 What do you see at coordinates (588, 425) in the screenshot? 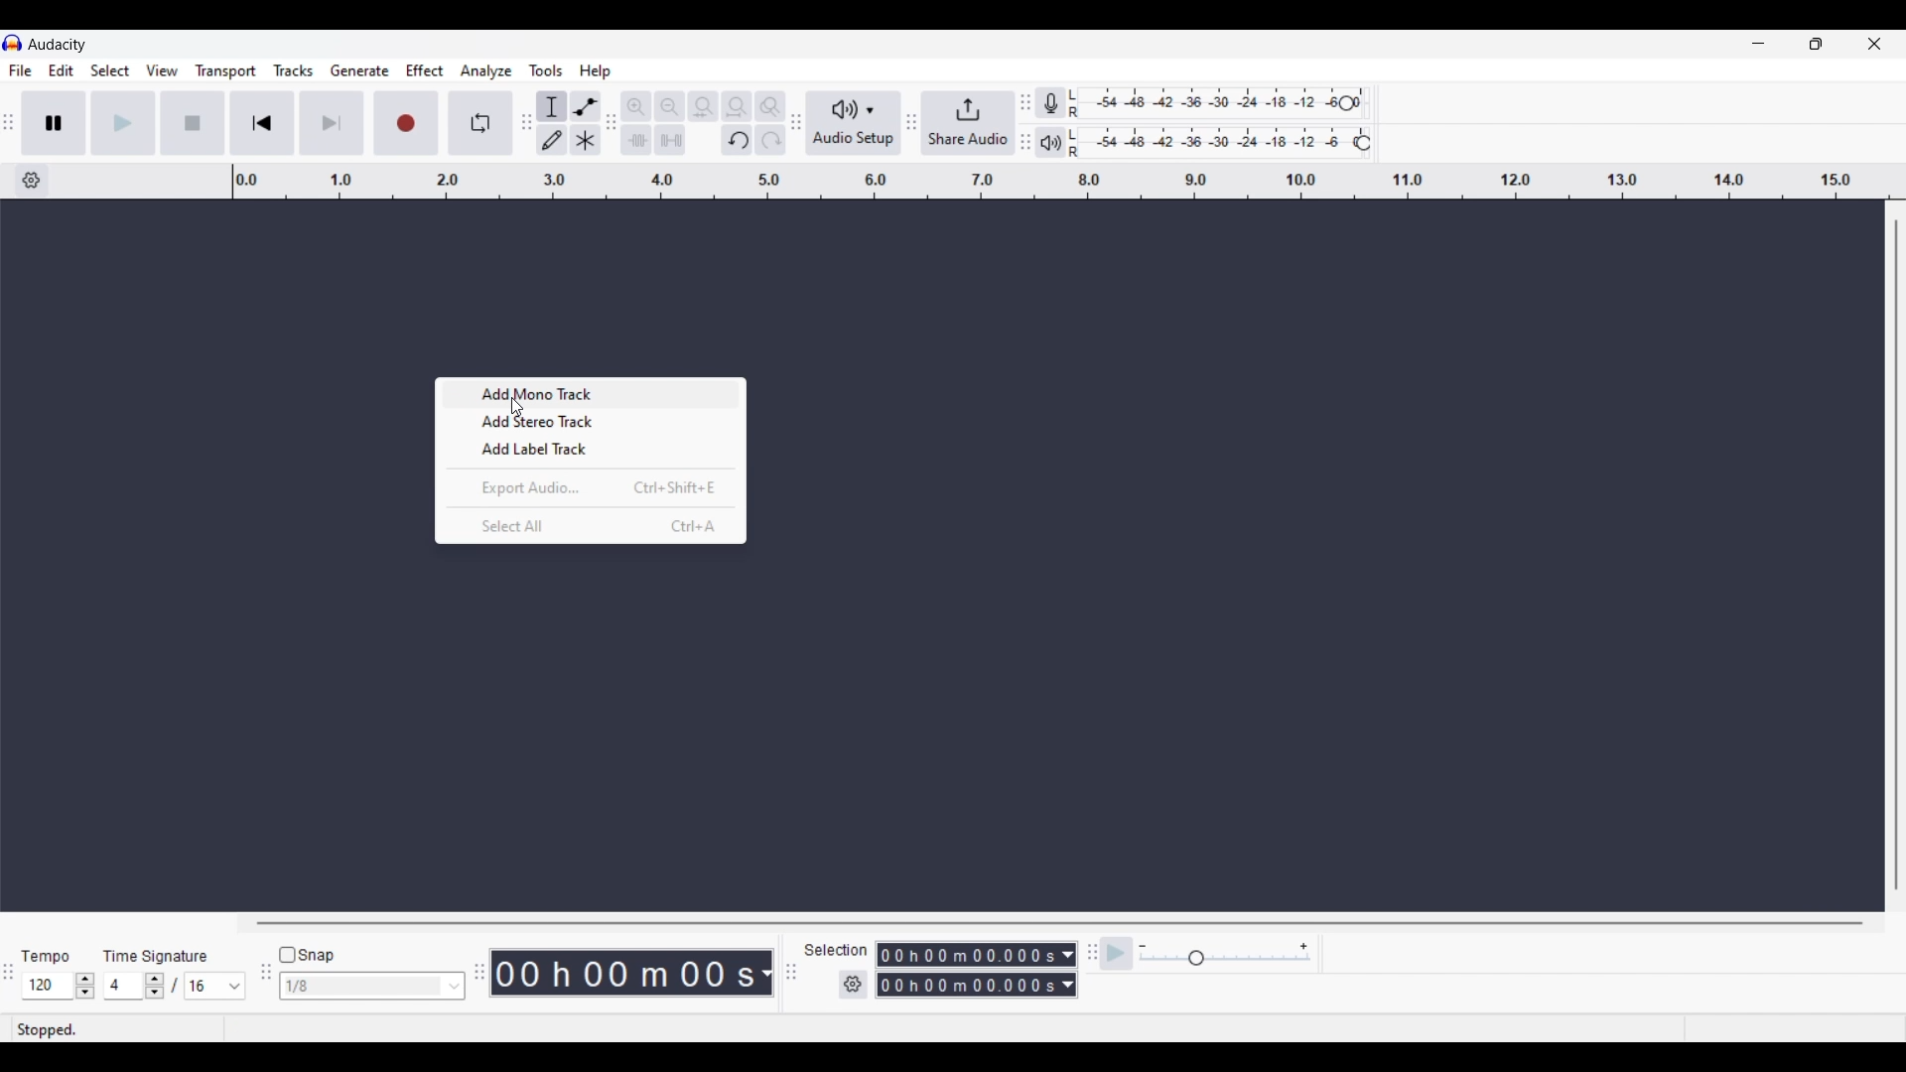
I see `Add Stereo Track` at bounding box center [588, 425].